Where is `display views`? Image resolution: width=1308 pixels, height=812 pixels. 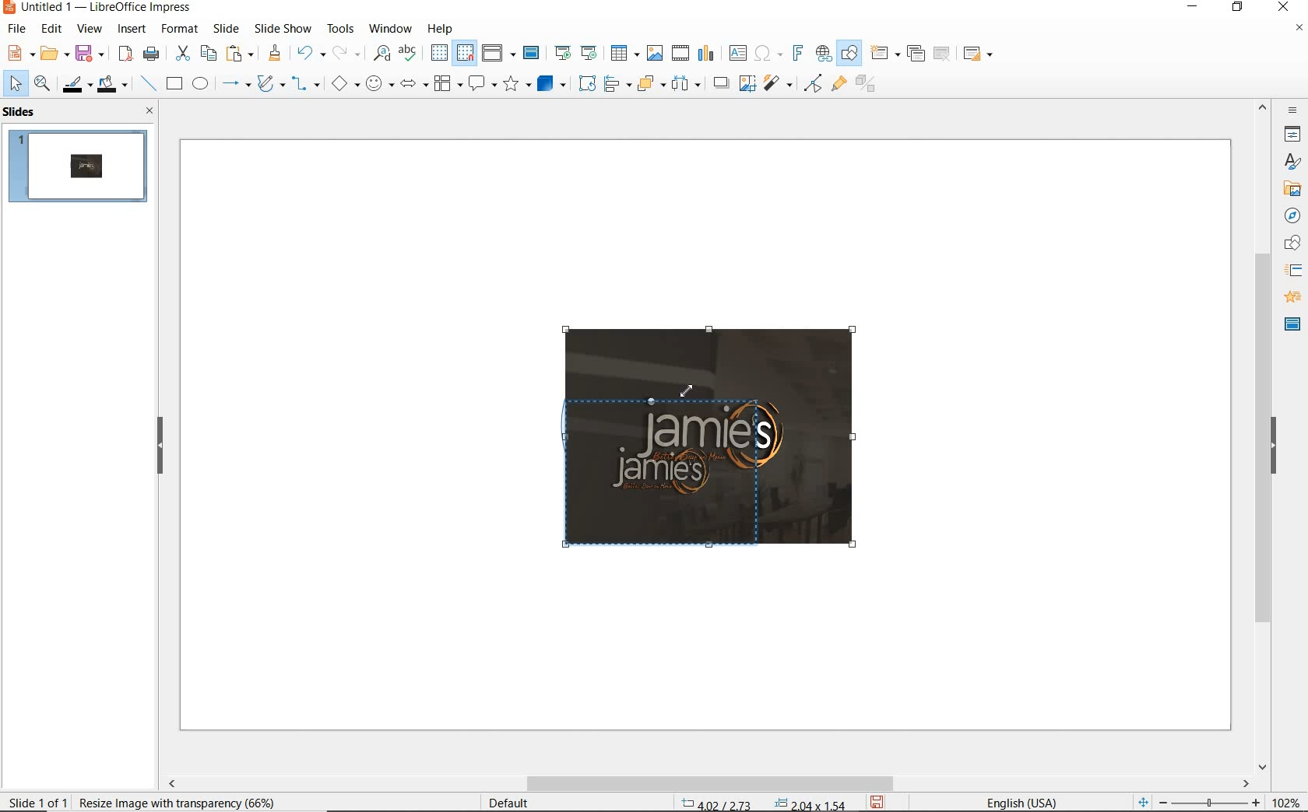 display views is located at coordinates (499, 54).